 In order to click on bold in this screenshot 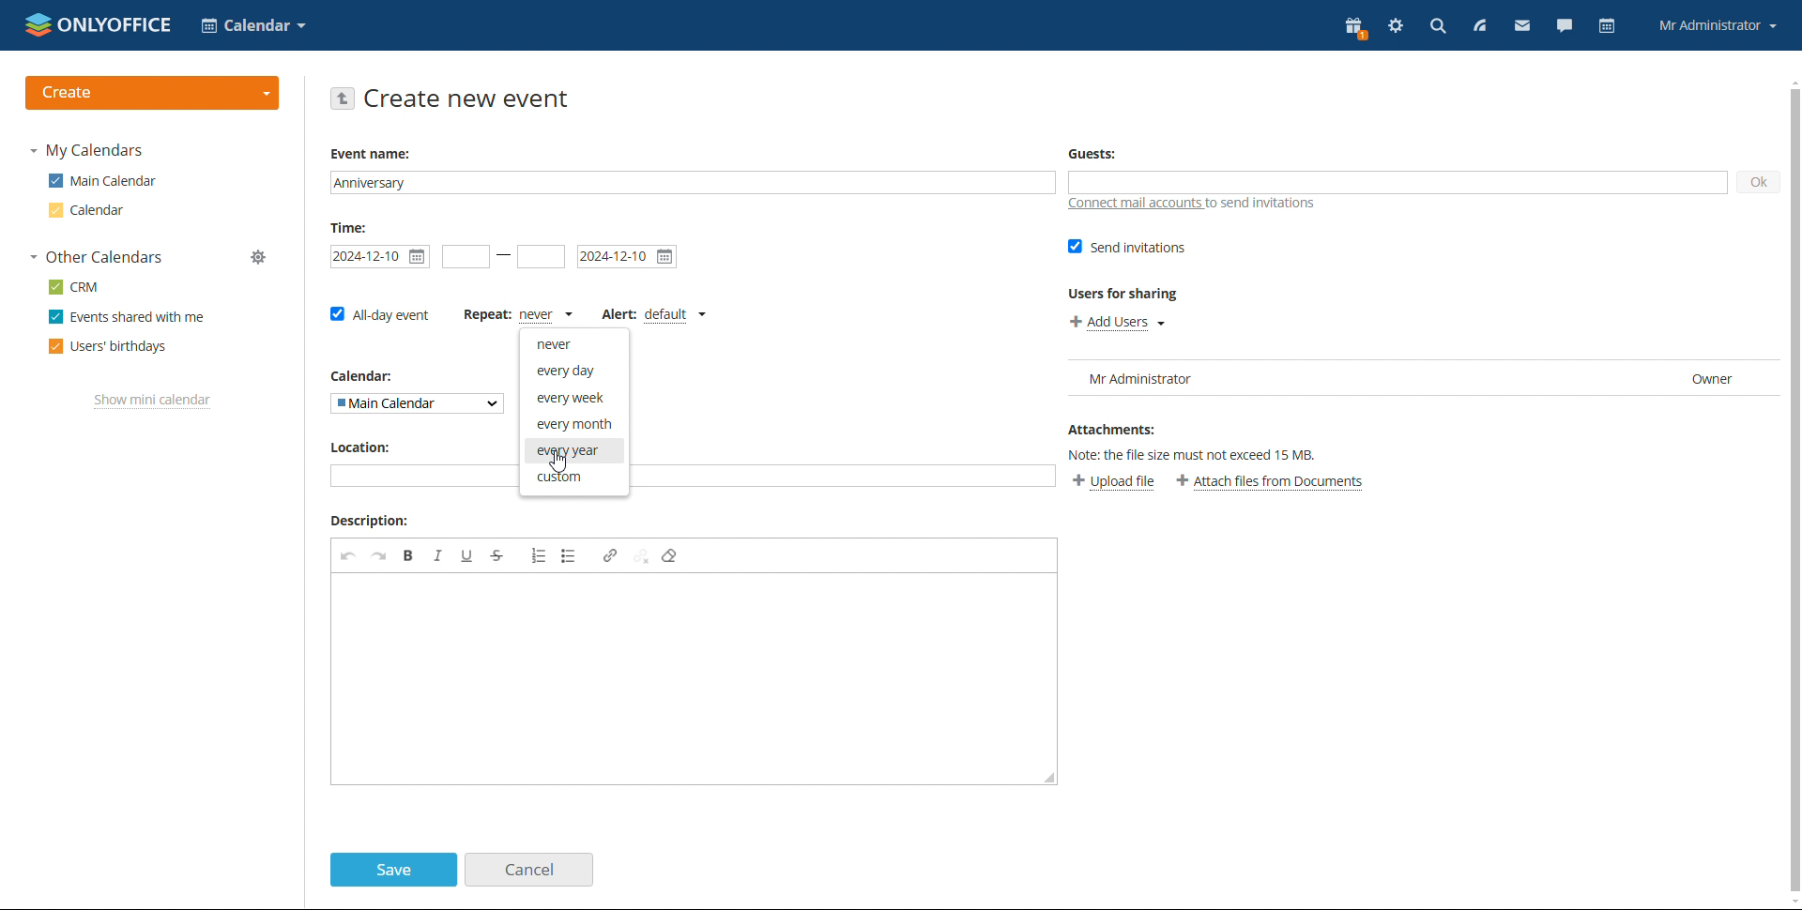, I will do `click(408, 555)`.